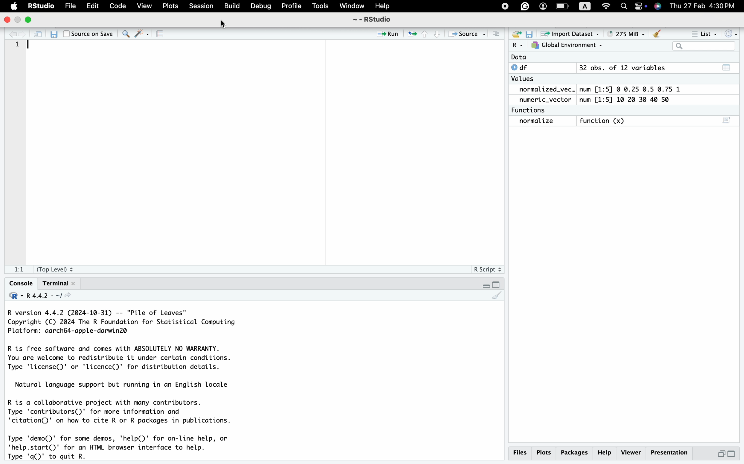 This screenshot has height=464, width=744. I want to click on 264 MiB, so click(628, 33).